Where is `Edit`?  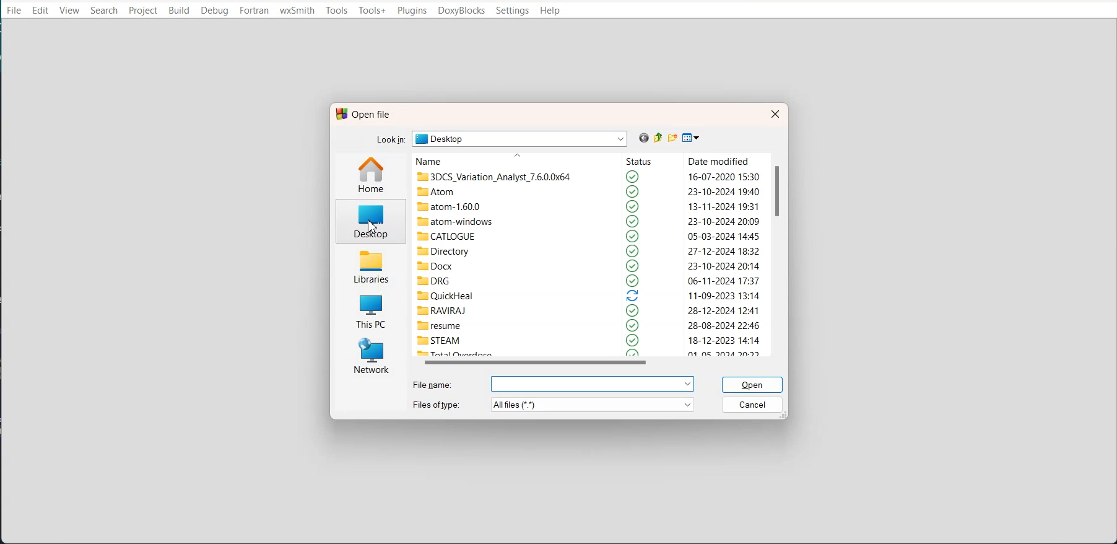 Edit is located at coordinates (41, 11).